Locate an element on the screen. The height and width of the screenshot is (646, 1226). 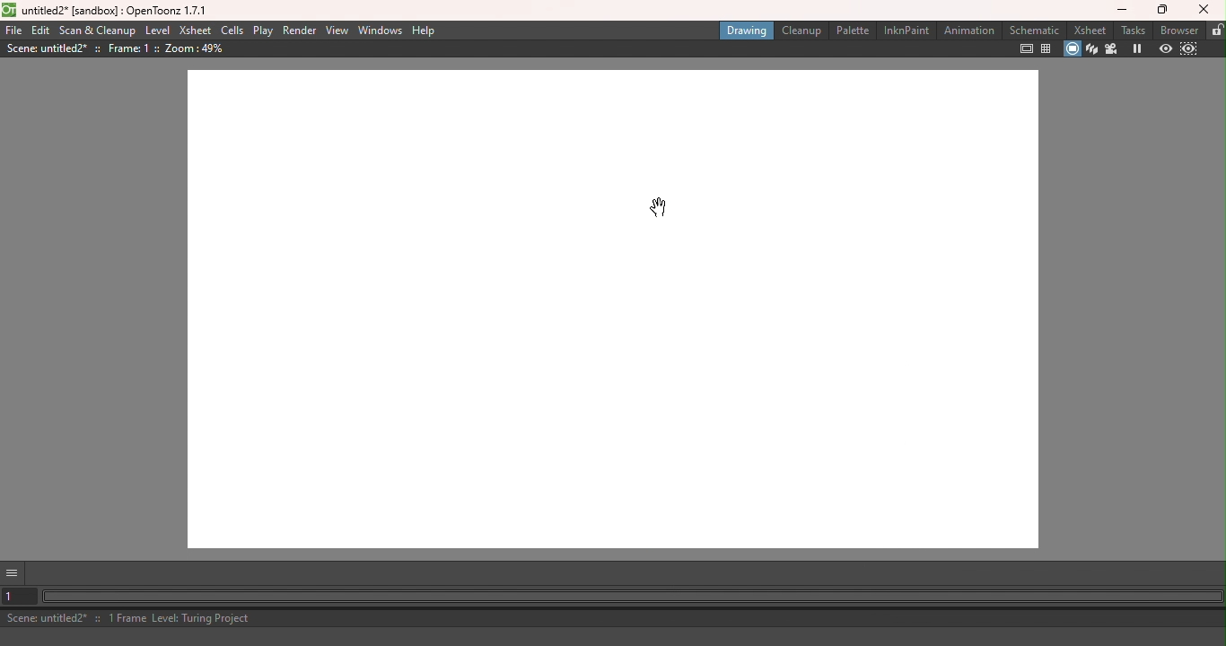
Cells is located at coordinates (232, 31).